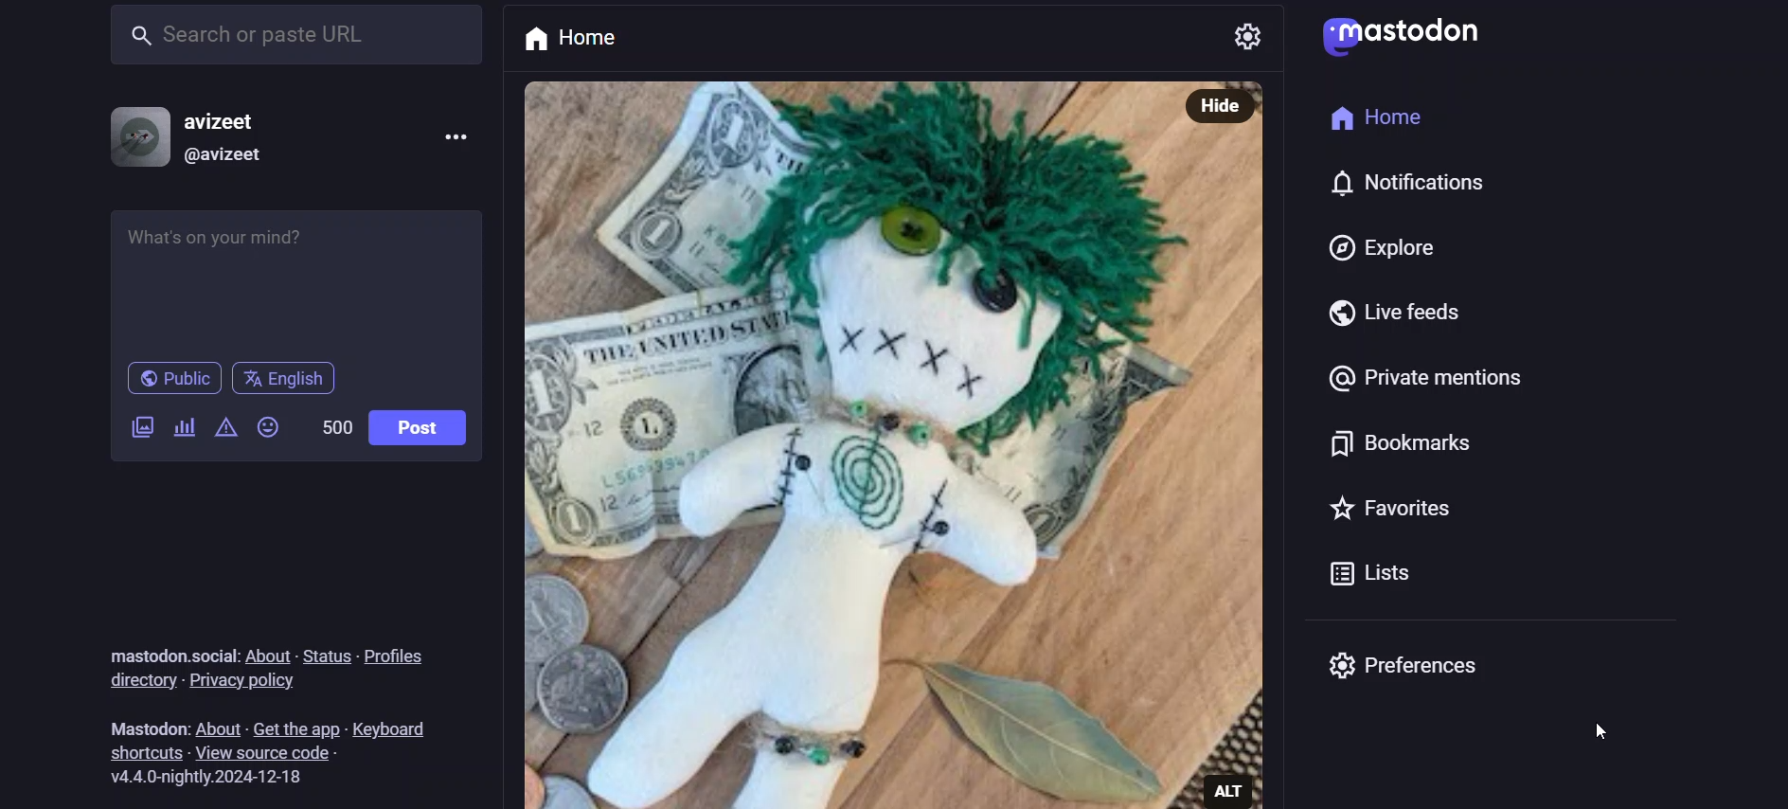 The image size is (1788, 809). What do you see at coordinates (262, 683) in the screenshot?
I see `privacy policy` at bounding box center [262, 683].